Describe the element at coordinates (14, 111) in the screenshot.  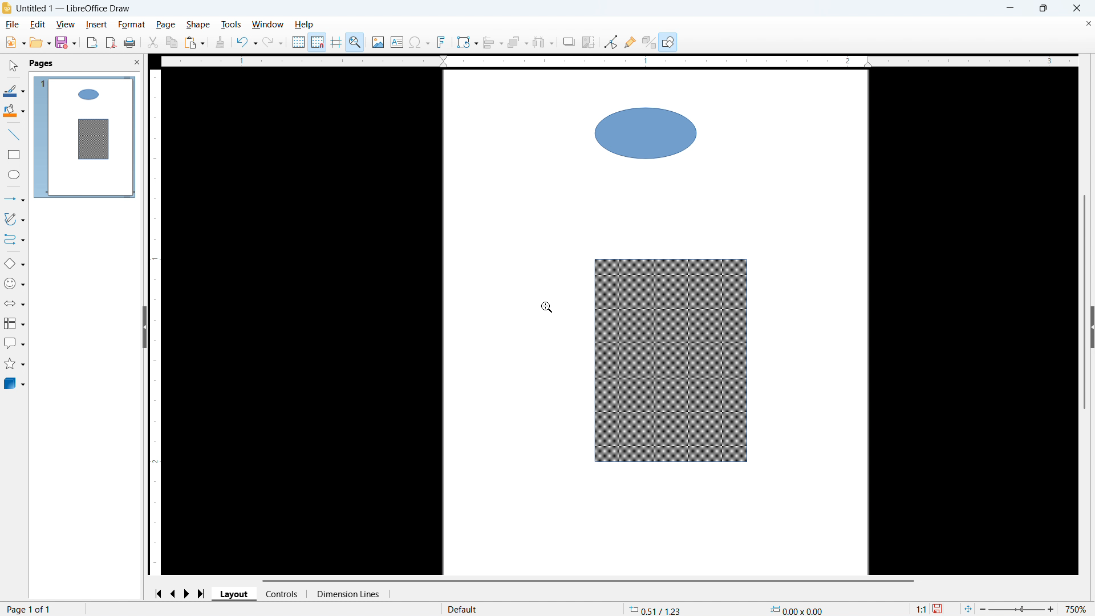
I see `Background colour ` at that location.